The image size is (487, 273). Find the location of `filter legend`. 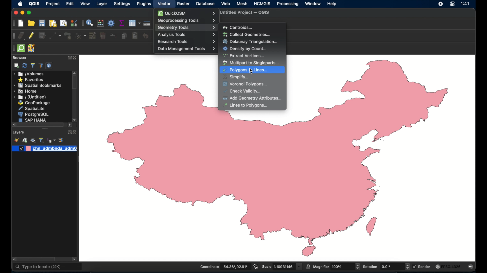

filter legend is located at coordinates (42, 140).